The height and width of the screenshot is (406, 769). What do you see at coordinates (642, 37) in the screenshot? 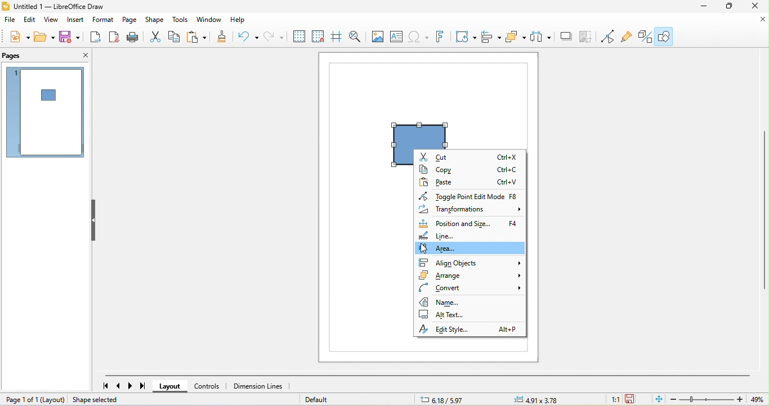
I see `toggle extrusion` at bounding box center [642, 37].